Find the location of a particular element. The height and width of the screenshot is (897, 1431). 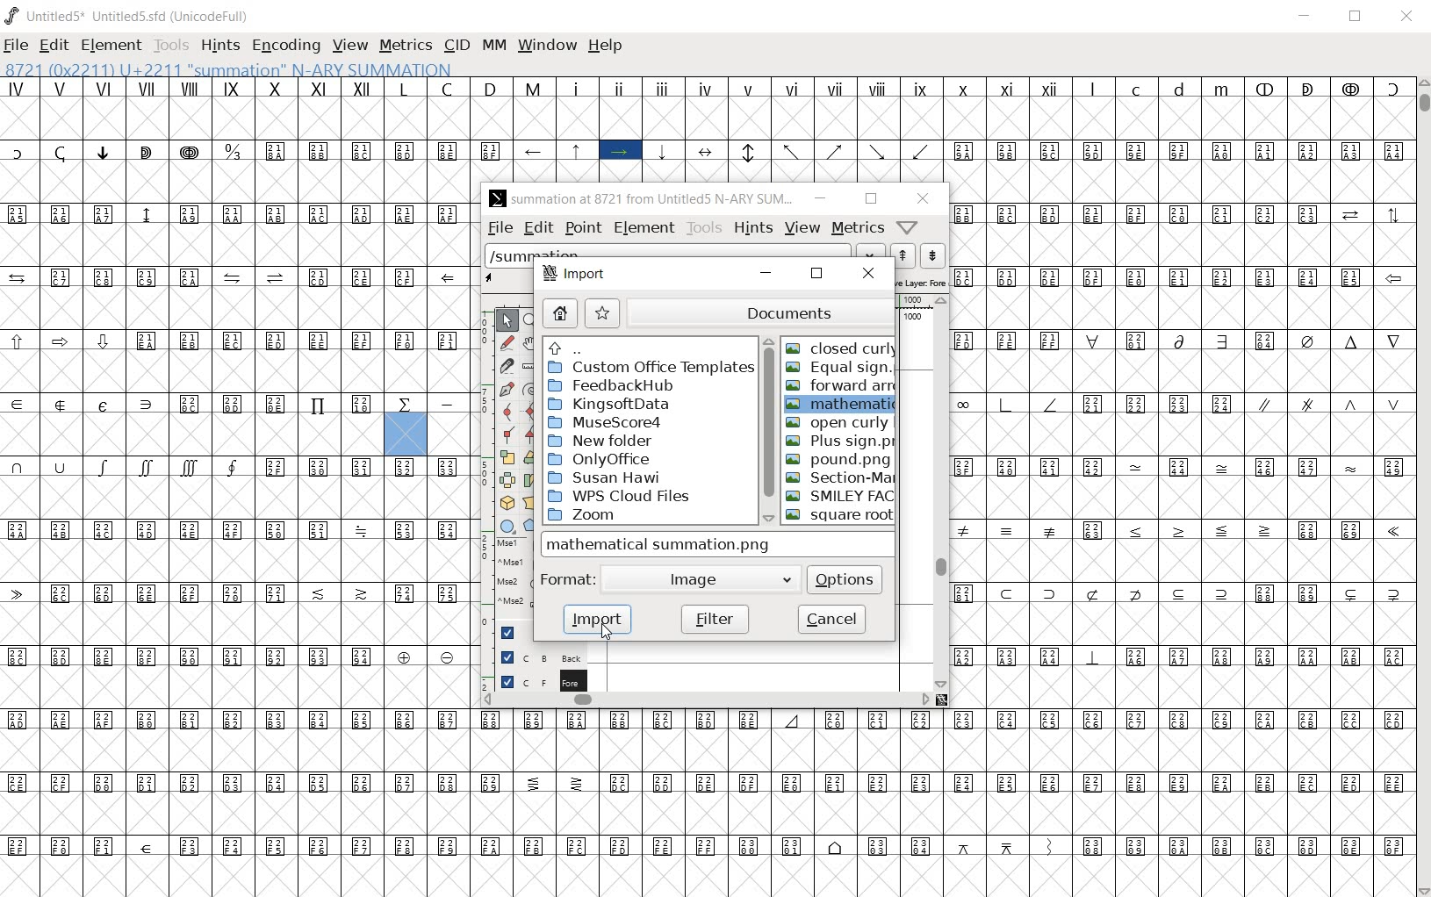

glyph characters is located at coordinates (943, 805).